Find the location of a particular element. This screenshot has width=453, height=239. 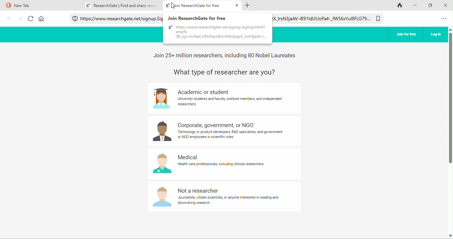

© https://www.researchgate.net/signup.Si is located at coordinates (121, 19).